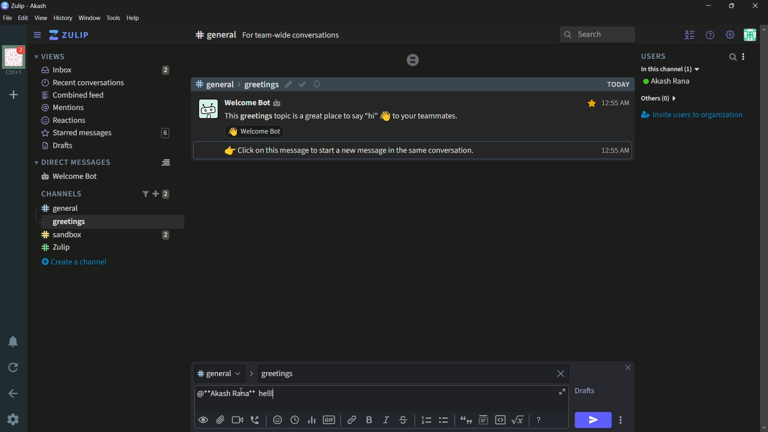 The width and height of the screenshot is (768, 432). I want to click on , so click(204, 420).